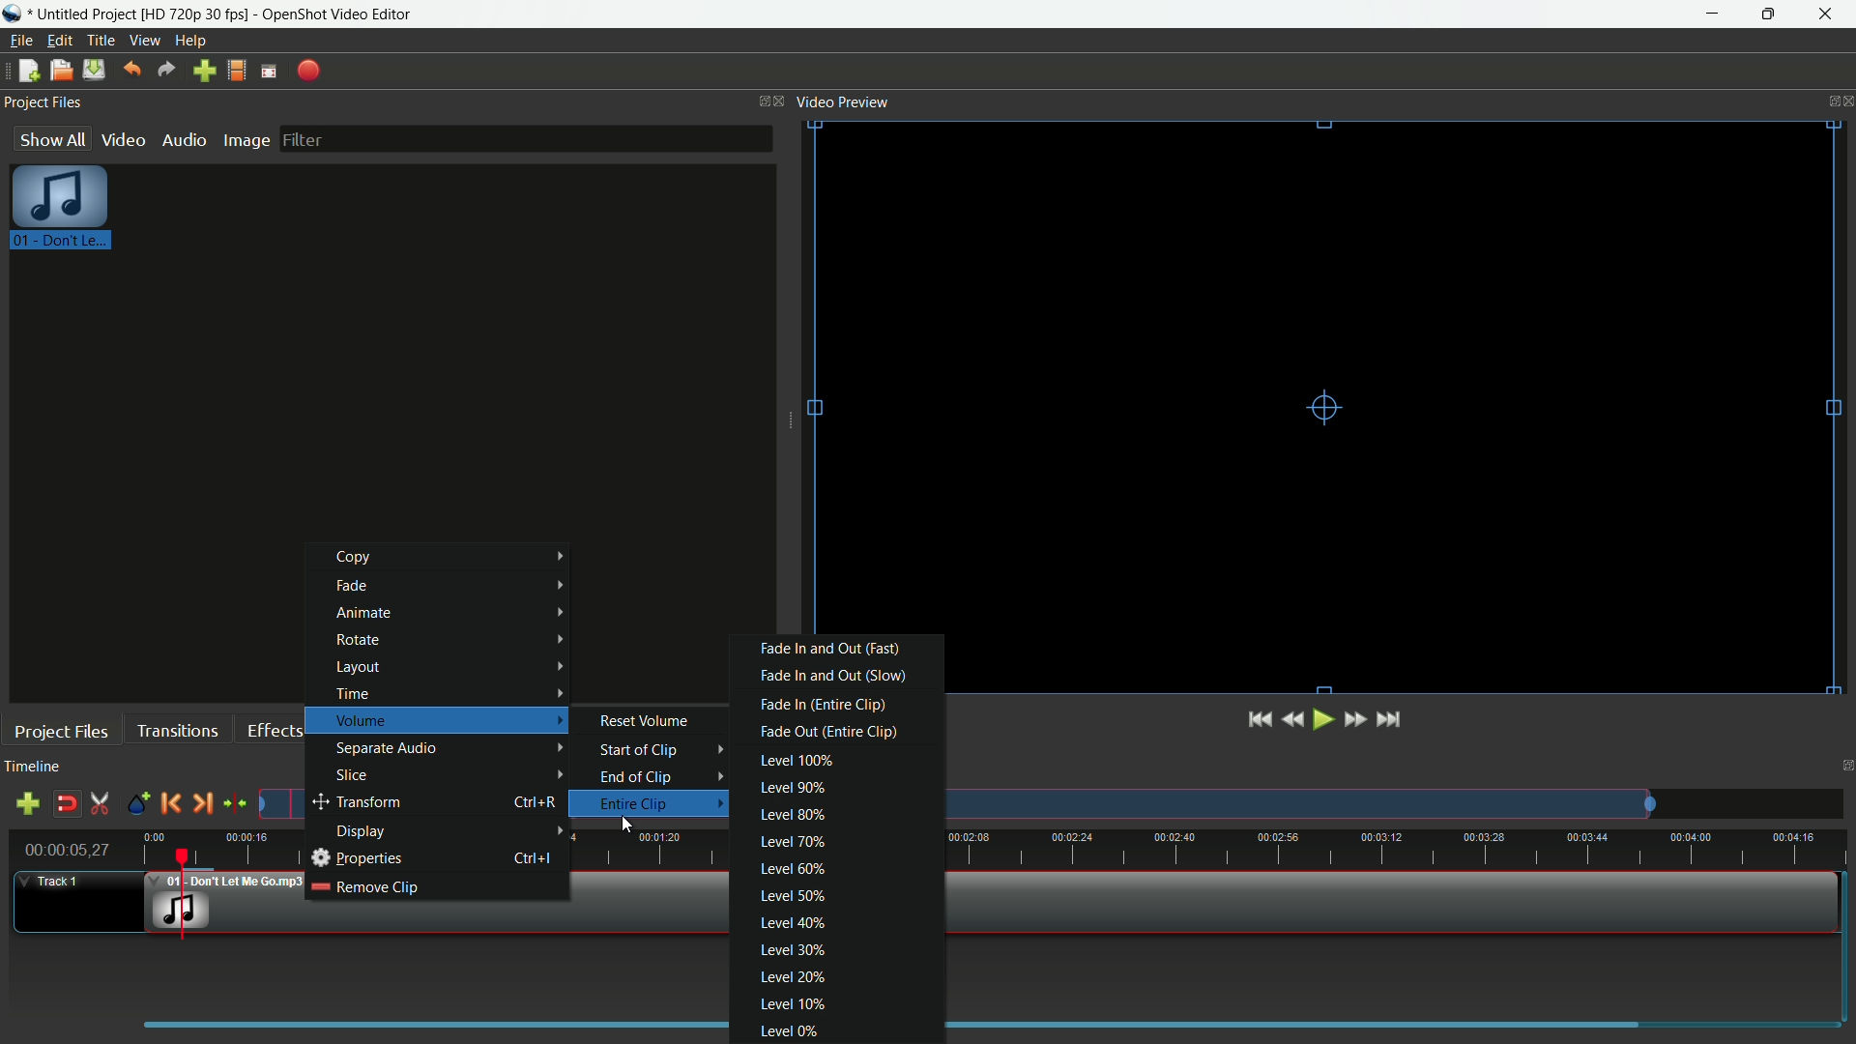  I want to click on timeline, so click(36, 768).